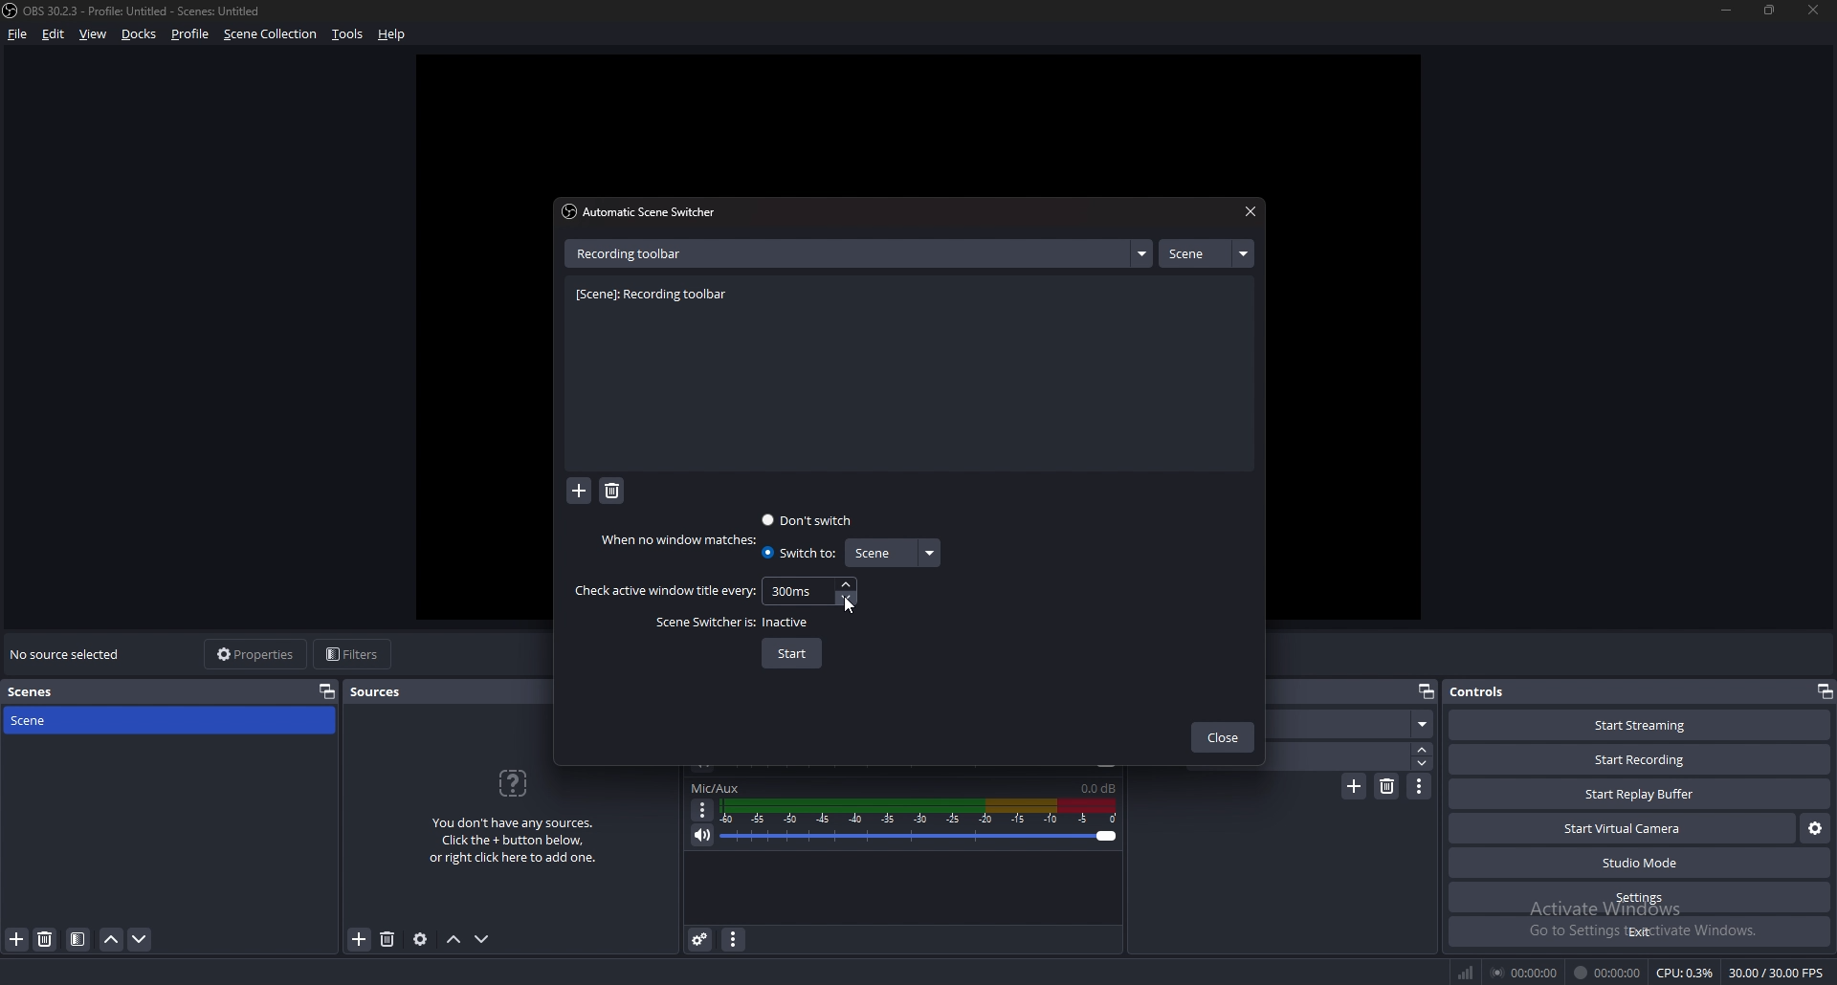 The height and width of the screenshot is (985, 1837). Describe the element at coordinates (387, 940) in the screenshot. I see `remove source` at that location.